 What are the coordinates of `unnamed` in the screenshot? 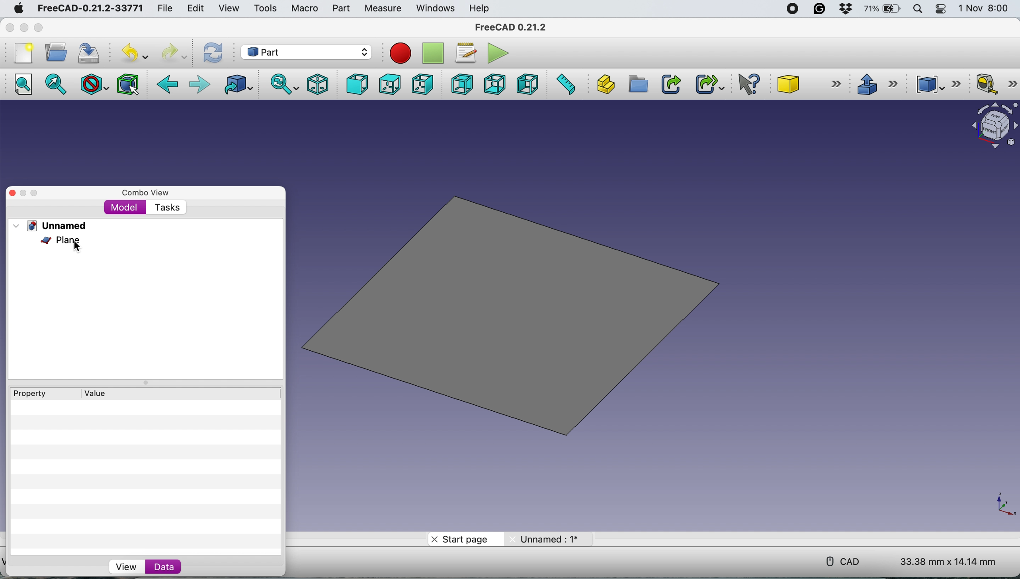 It's located at (547, 539).